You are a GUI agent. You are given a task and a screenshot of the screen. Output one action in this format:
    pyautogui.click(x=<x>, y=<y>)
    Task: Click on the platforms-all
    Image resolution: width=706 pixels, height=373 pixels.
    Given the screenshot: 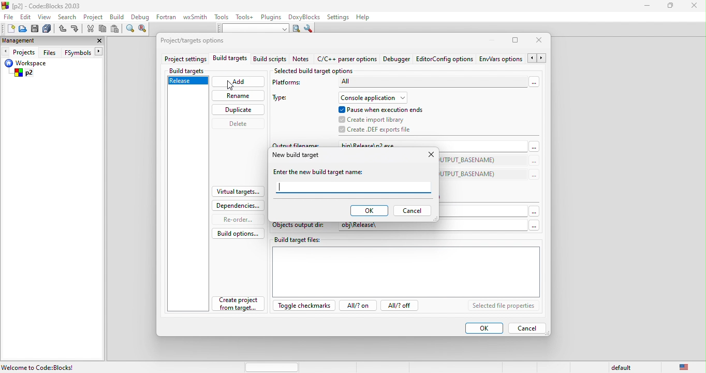 What is the action you would take?
    pyautogui.click(x=408, y=84)
    